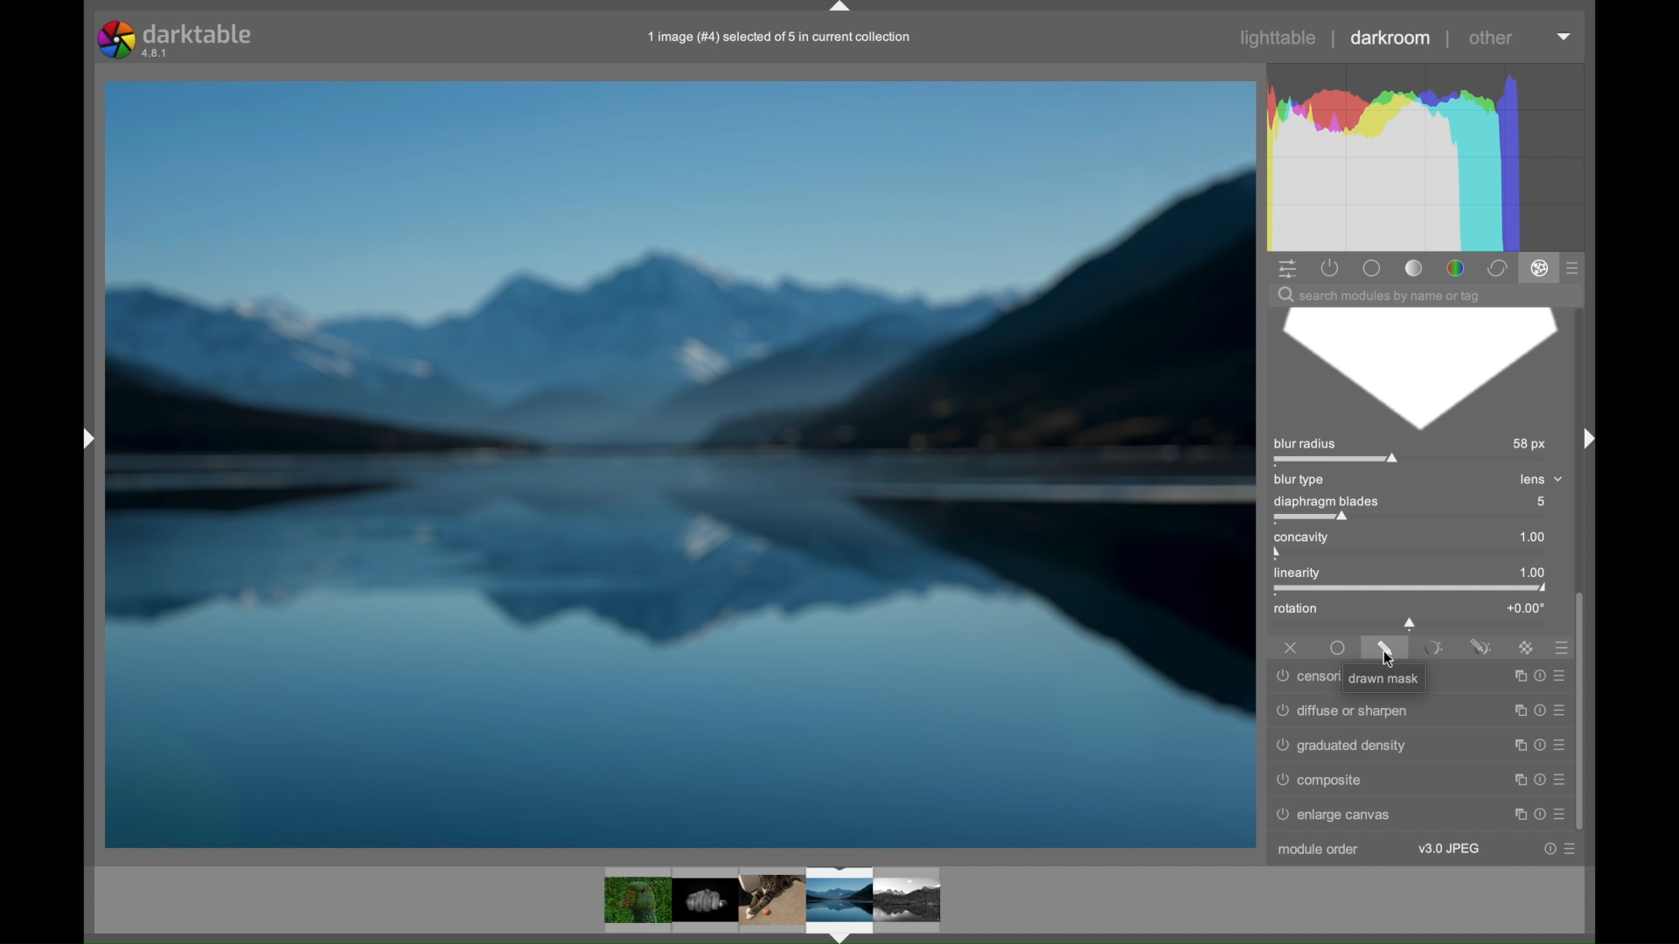 This screenshot has height=944, width=1679. What do you see at coordinates (1280, 38) in the screenshot?
I see `lighttable` at bounding box center [1280, 38].